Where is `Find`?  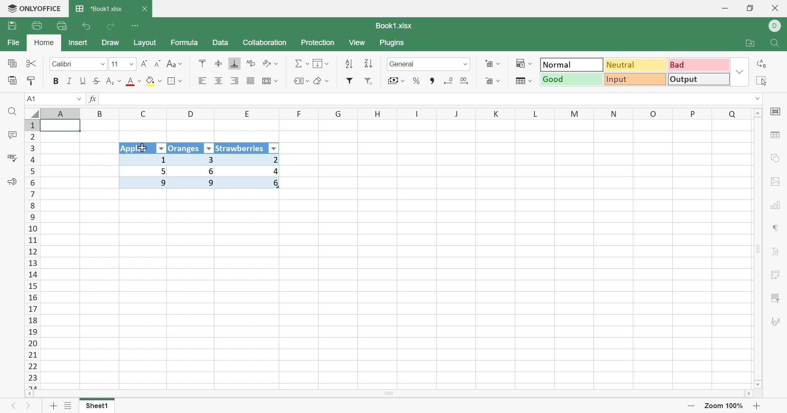
Find is located at coordinates (776, 44).